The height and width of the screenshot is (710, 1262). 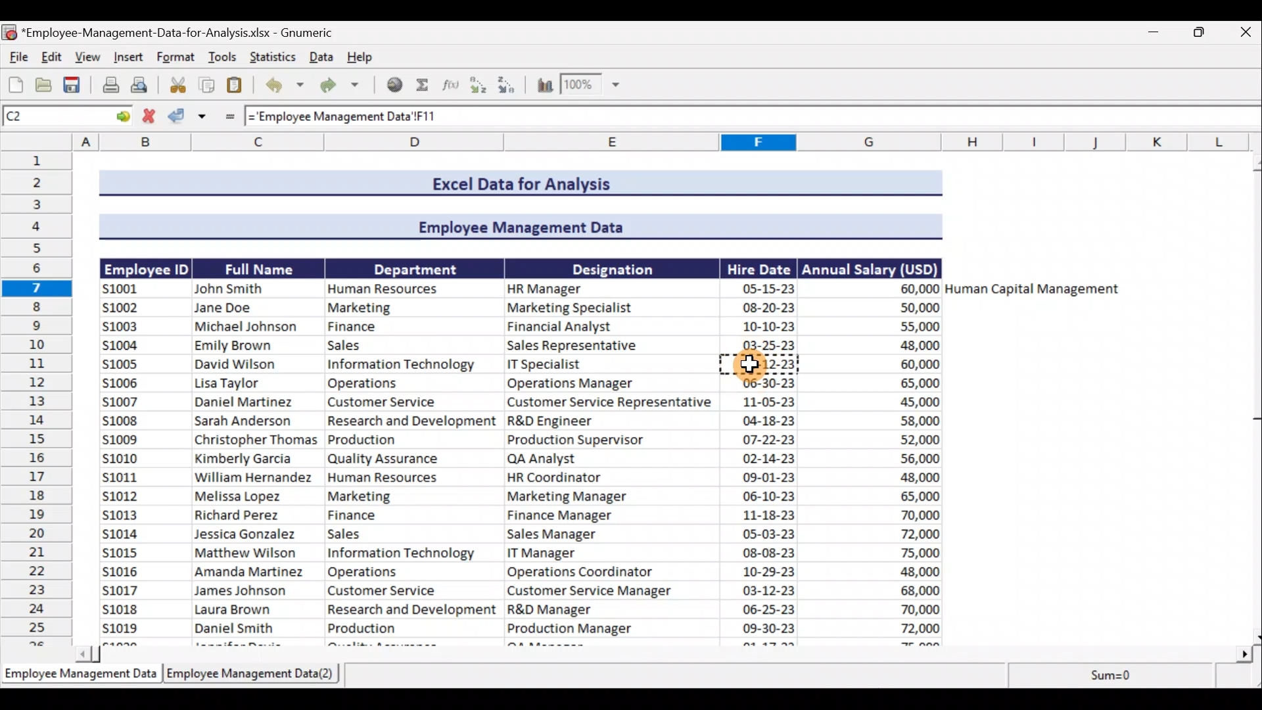 What do you see at coordinates (751, 364) in the screenshot?
I see `Cursor` at bounding box center [751, 364].